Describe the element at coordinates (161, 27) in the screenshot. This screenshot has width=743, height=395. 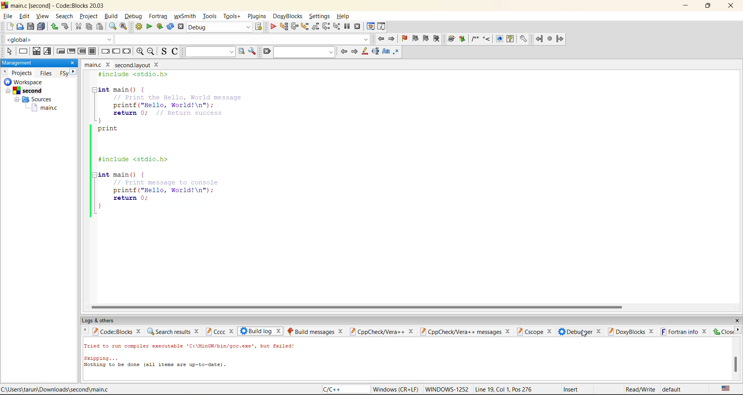
I see `build and run` at that location.